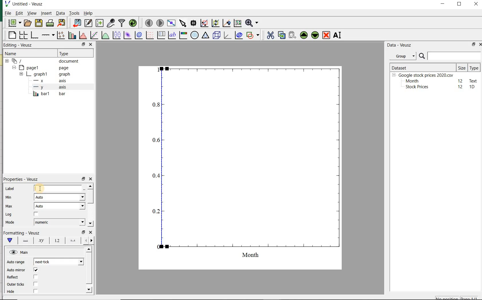  I want to click on click to reset graph axes, so click(237, 23).